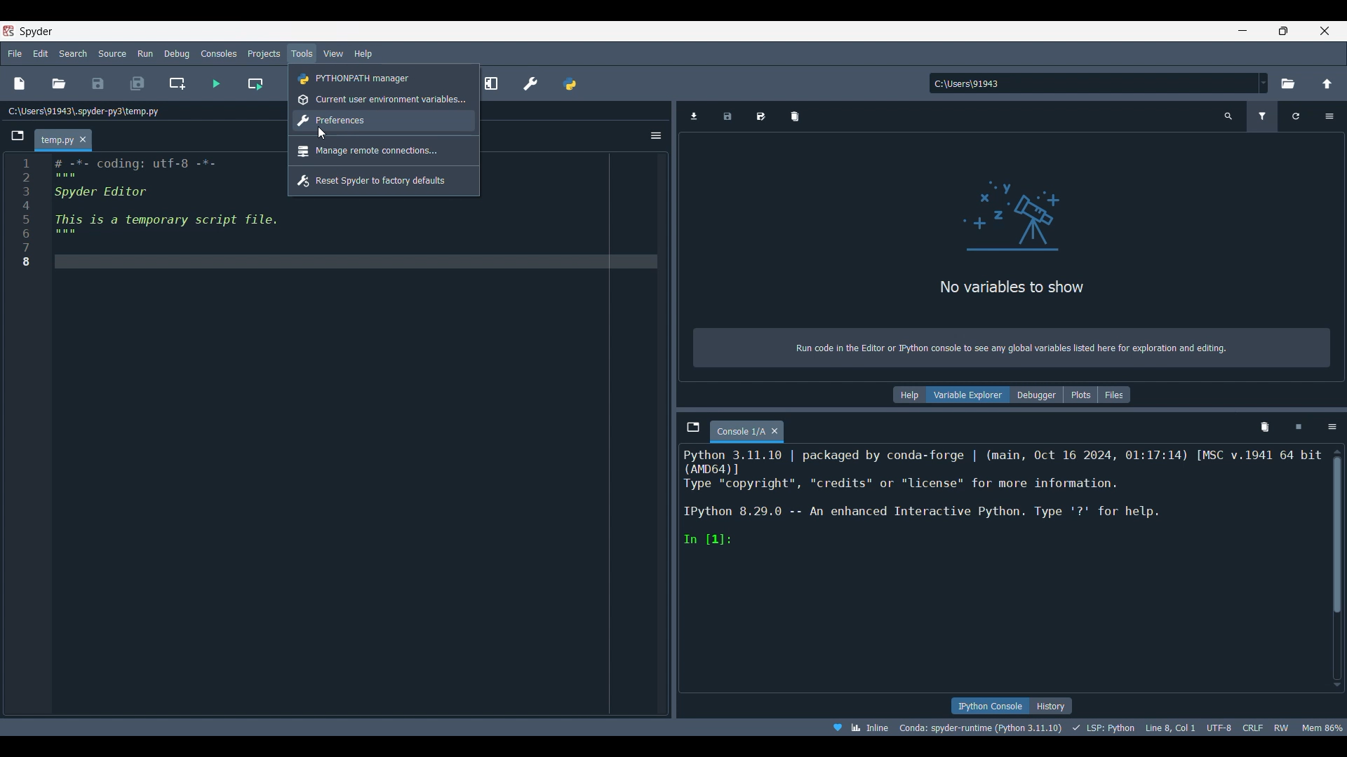 This screenshot has width=1347, height=757. Describe the element at coordinates (219, 53) in the screenshot. I see `Consoles menu` at that location.